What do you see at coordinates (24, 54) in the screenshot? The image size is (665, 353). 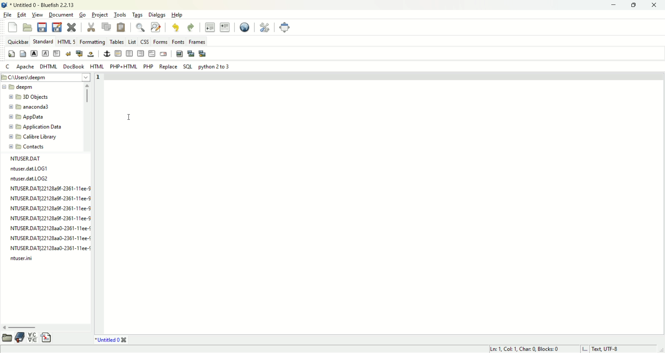 I see `body` at bounding box center [24, 54].